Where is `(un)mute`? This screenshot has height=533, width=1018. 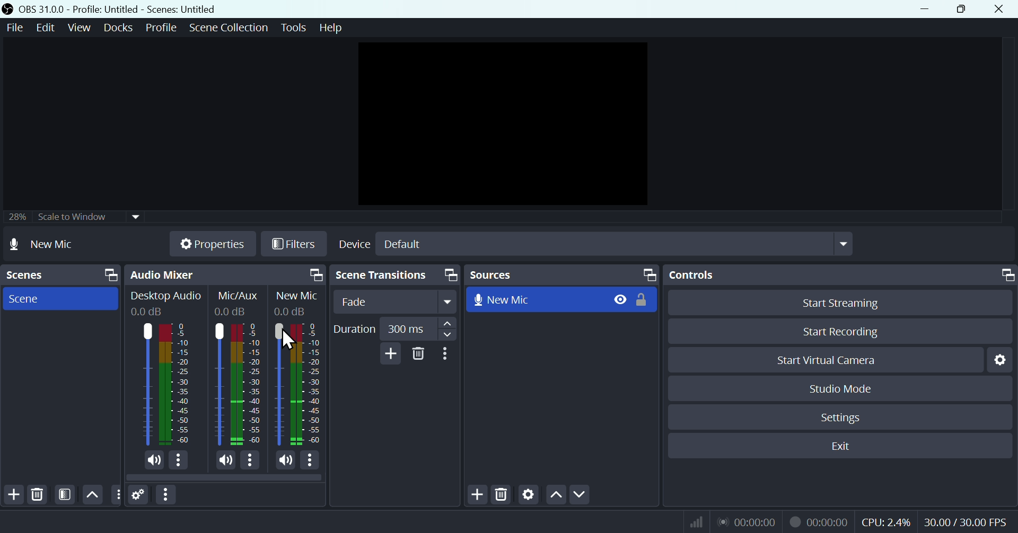
(un)mute is located at coordinates (153, 460).